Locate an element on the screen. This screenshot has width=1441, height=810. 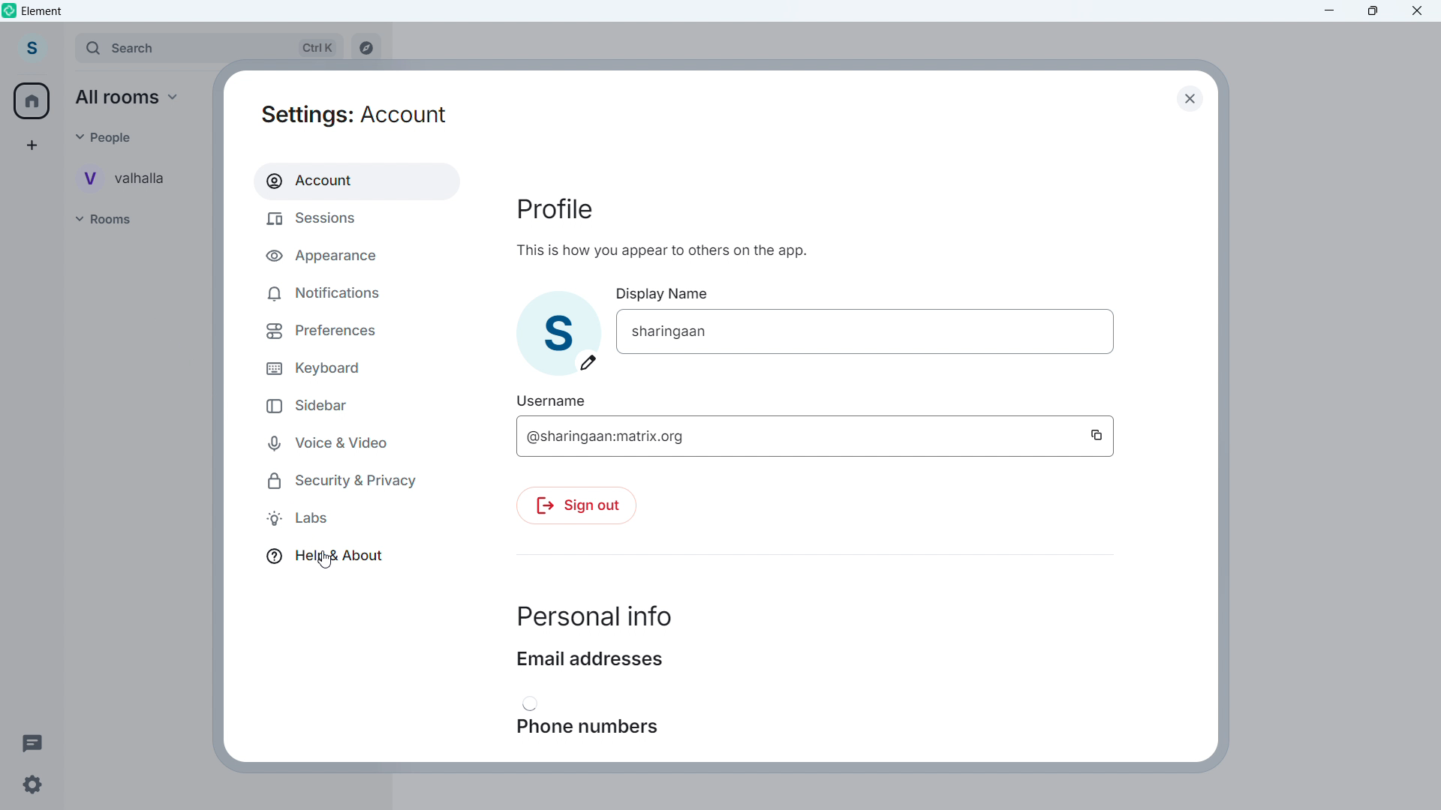
Preferences  is located at coordinates (326, 330).